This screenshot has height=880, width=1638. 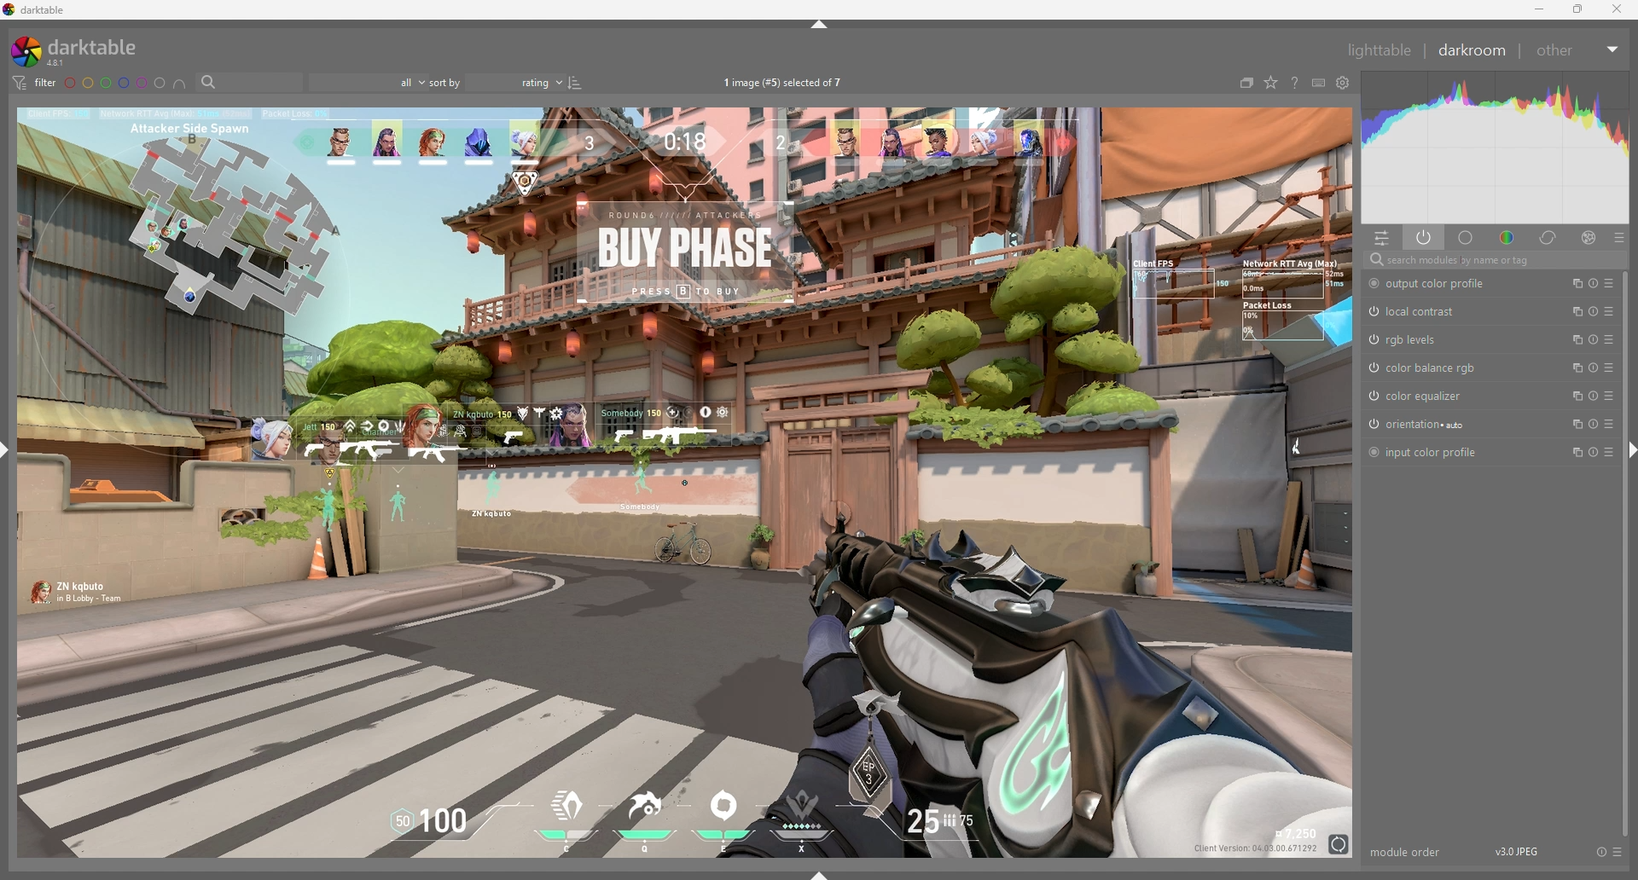 I want to click on reset, so click(x=1594, y=368).